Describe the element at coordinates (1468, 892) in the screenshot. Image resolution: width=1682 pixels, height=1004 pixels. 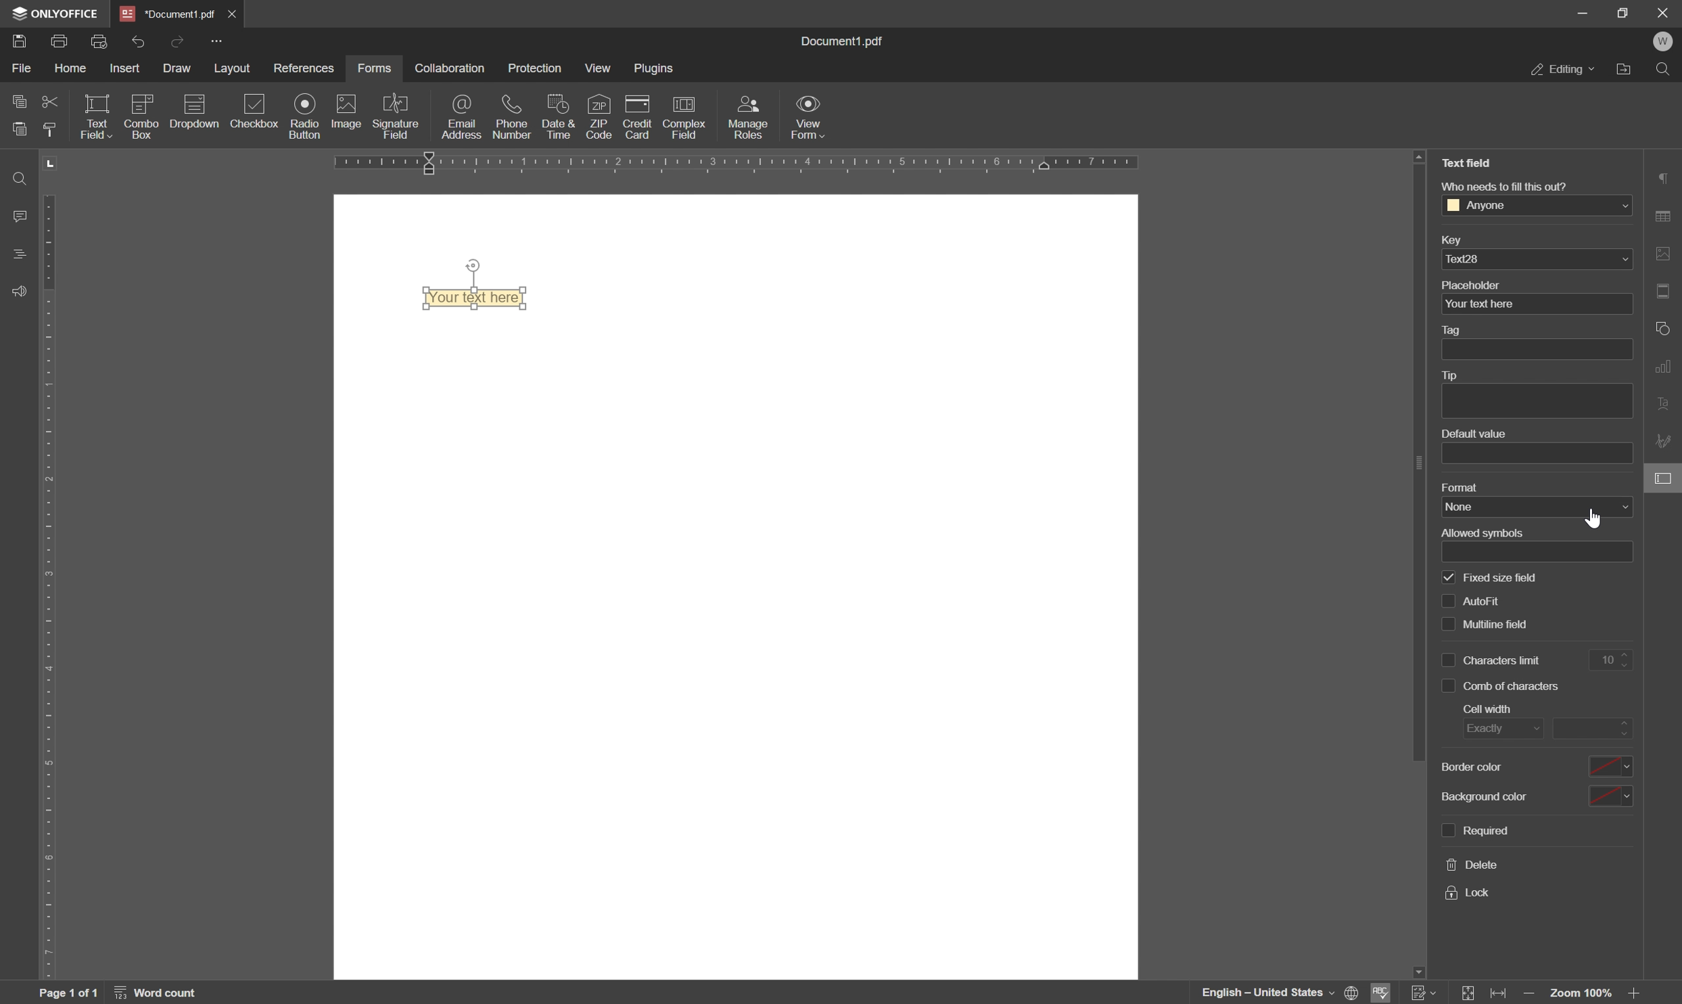
I see `lock` at that location.